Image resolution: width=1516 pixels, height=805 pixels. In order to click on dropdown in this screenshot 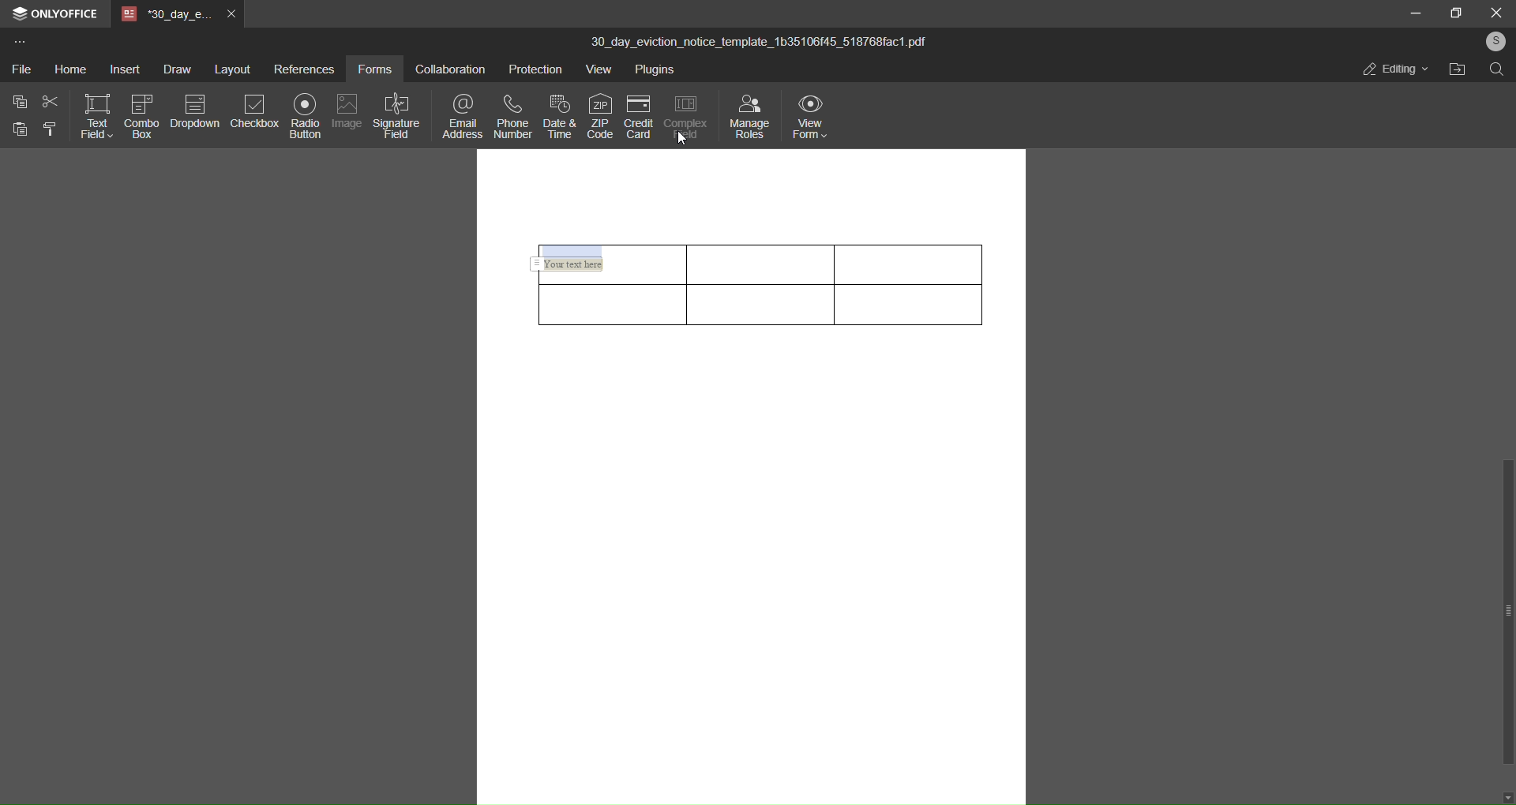, I will do `click(193, 110)`.